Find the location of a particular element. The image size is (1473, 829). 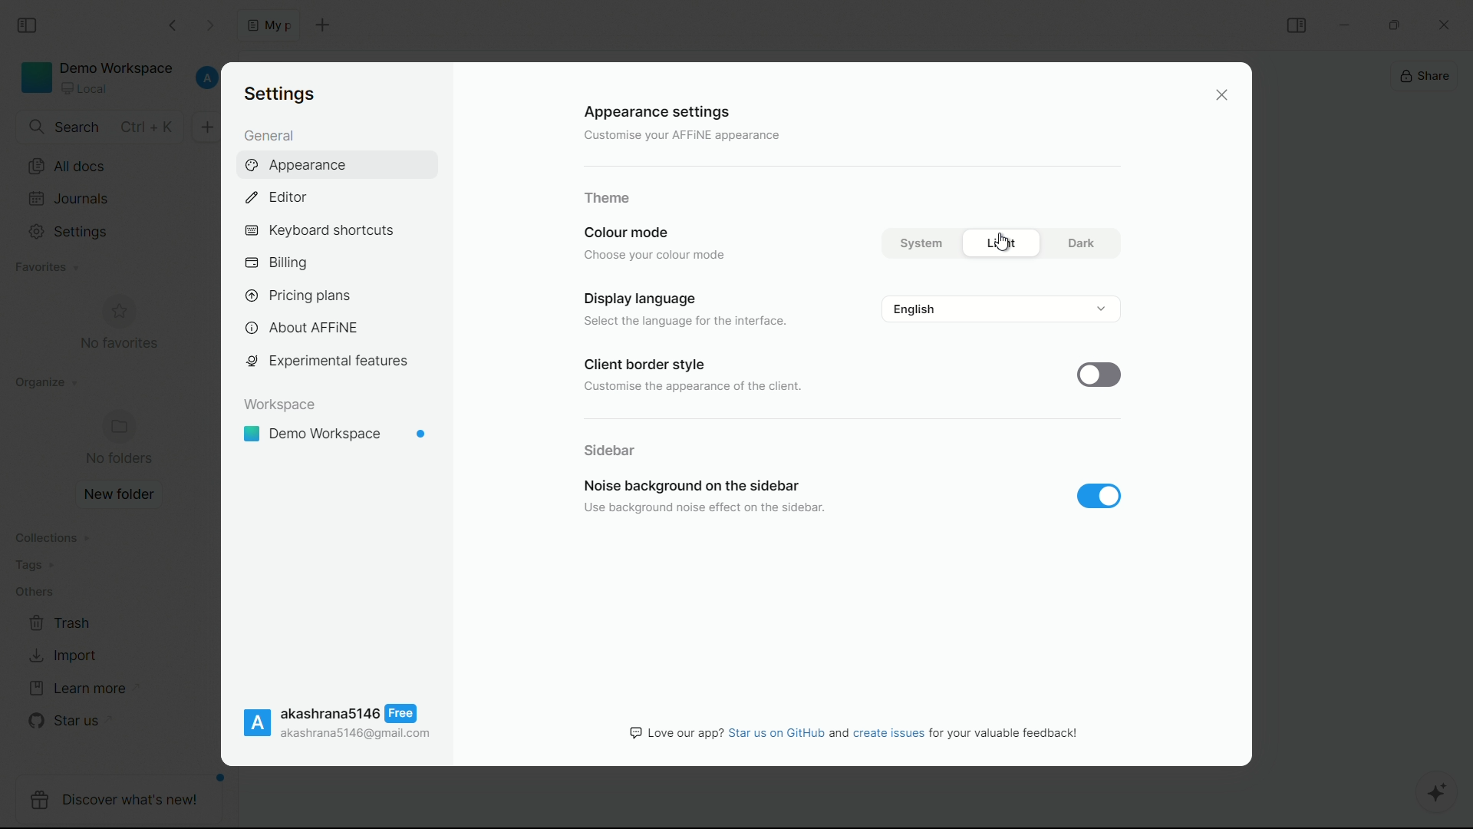

close app is located at coordinates (1450, 22).